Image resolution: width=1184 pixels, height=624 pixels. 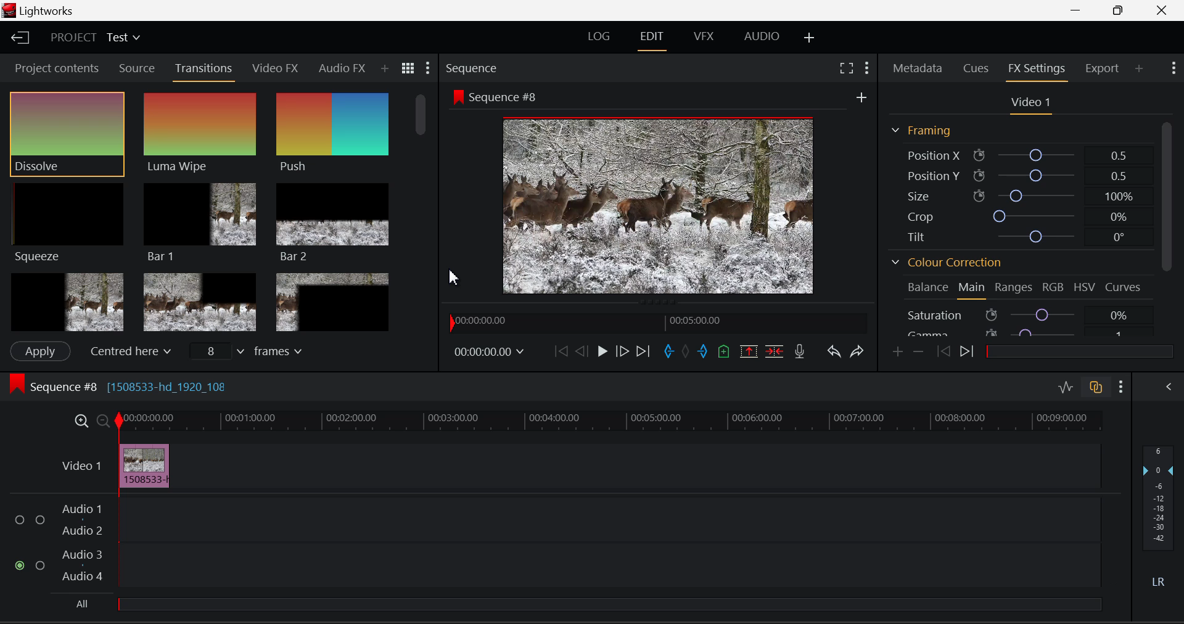 I want to click on Add Panel, so click(x=385, y=70).